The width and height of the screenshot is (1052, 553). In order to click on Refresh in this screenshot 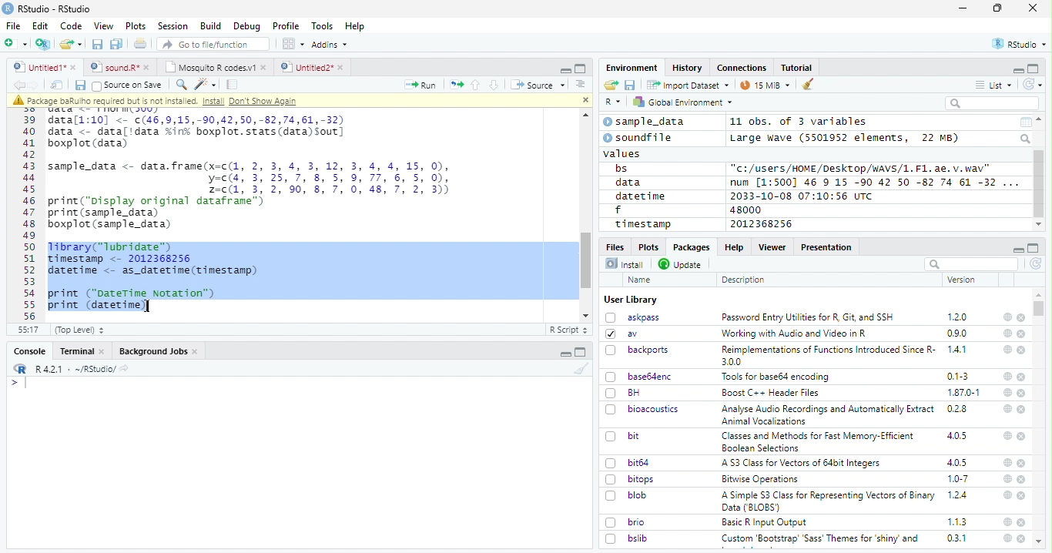, I will do `click(1037, 265)`.